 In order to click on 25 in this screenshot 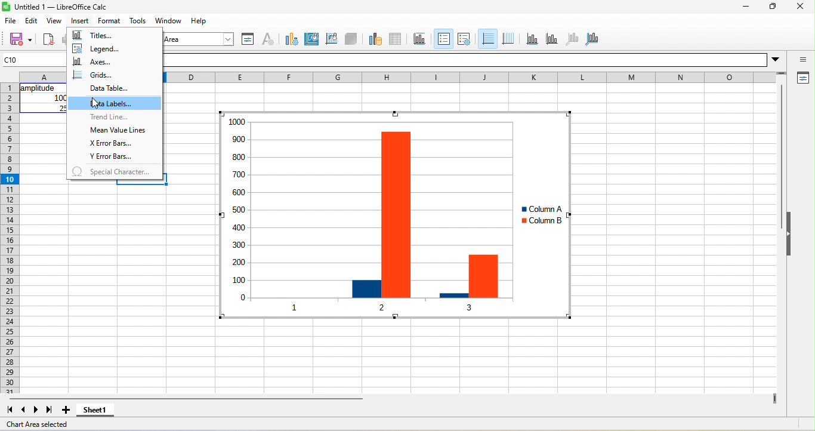, I will do `click(62, 108)`.